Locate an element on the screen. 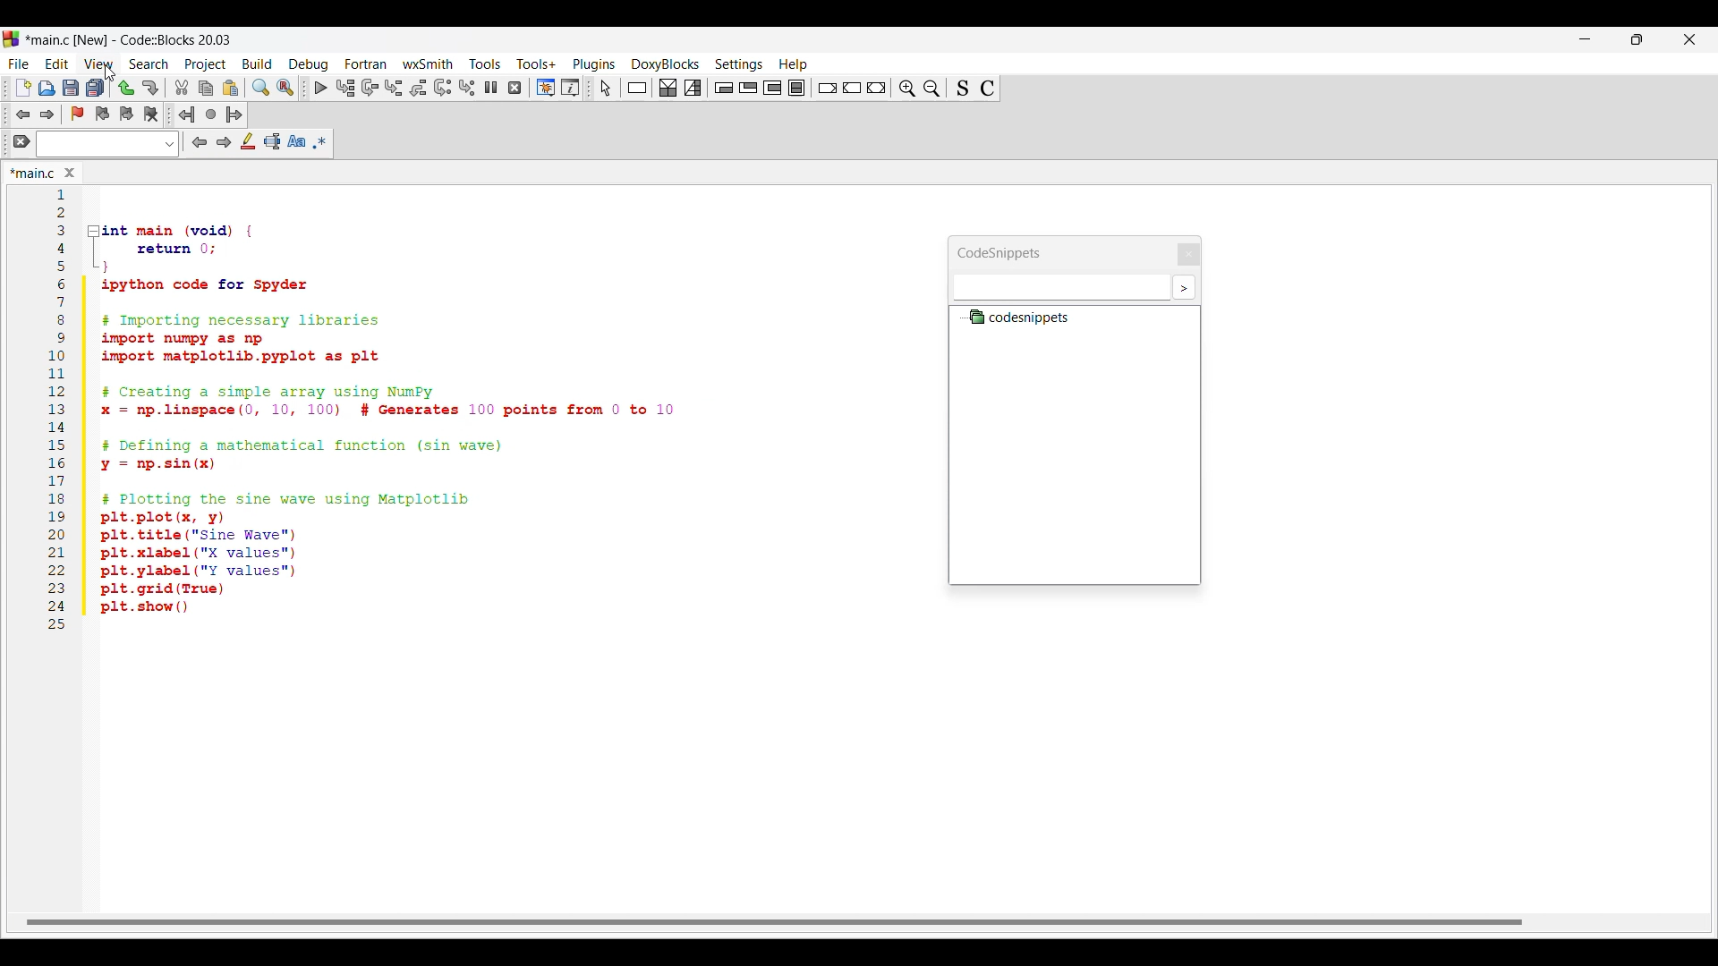 The height and width of the screenshot is (966, 1718). Tools+ menu is located at coordinates (536, 64).